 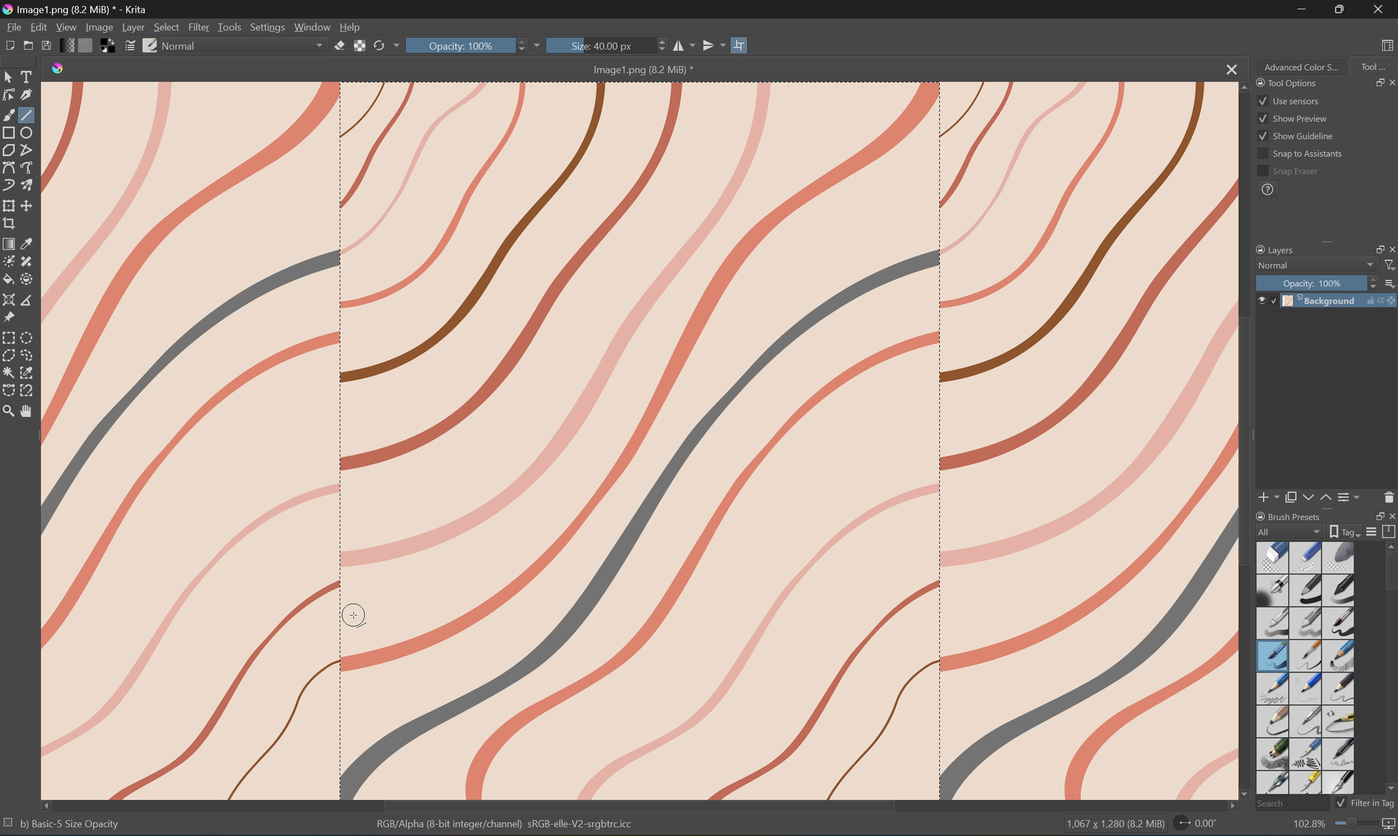 I want to click on Measure the distance between two points, so click(x=27, y=300).